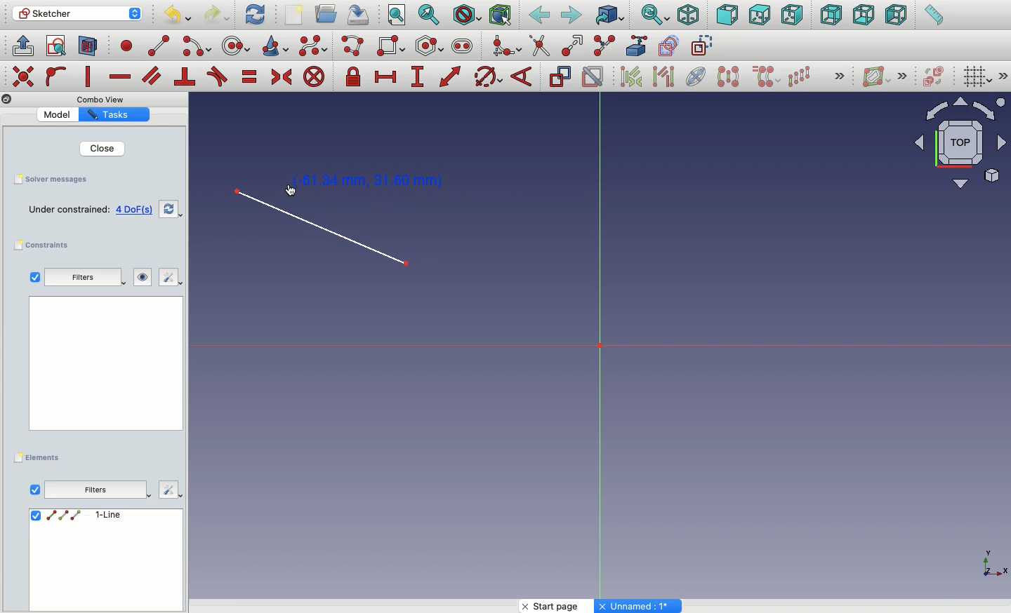  I want to click on Switch virtual place, so click(934, 76).